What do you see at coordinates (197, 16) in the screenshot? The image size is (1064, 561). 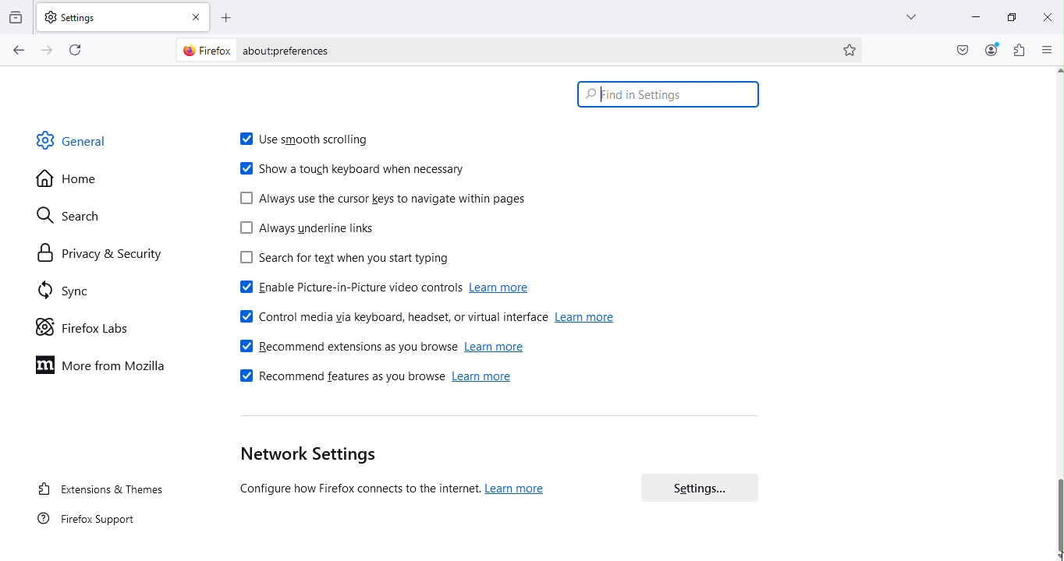 I see `Close tab` at bounding box center [197, 16].